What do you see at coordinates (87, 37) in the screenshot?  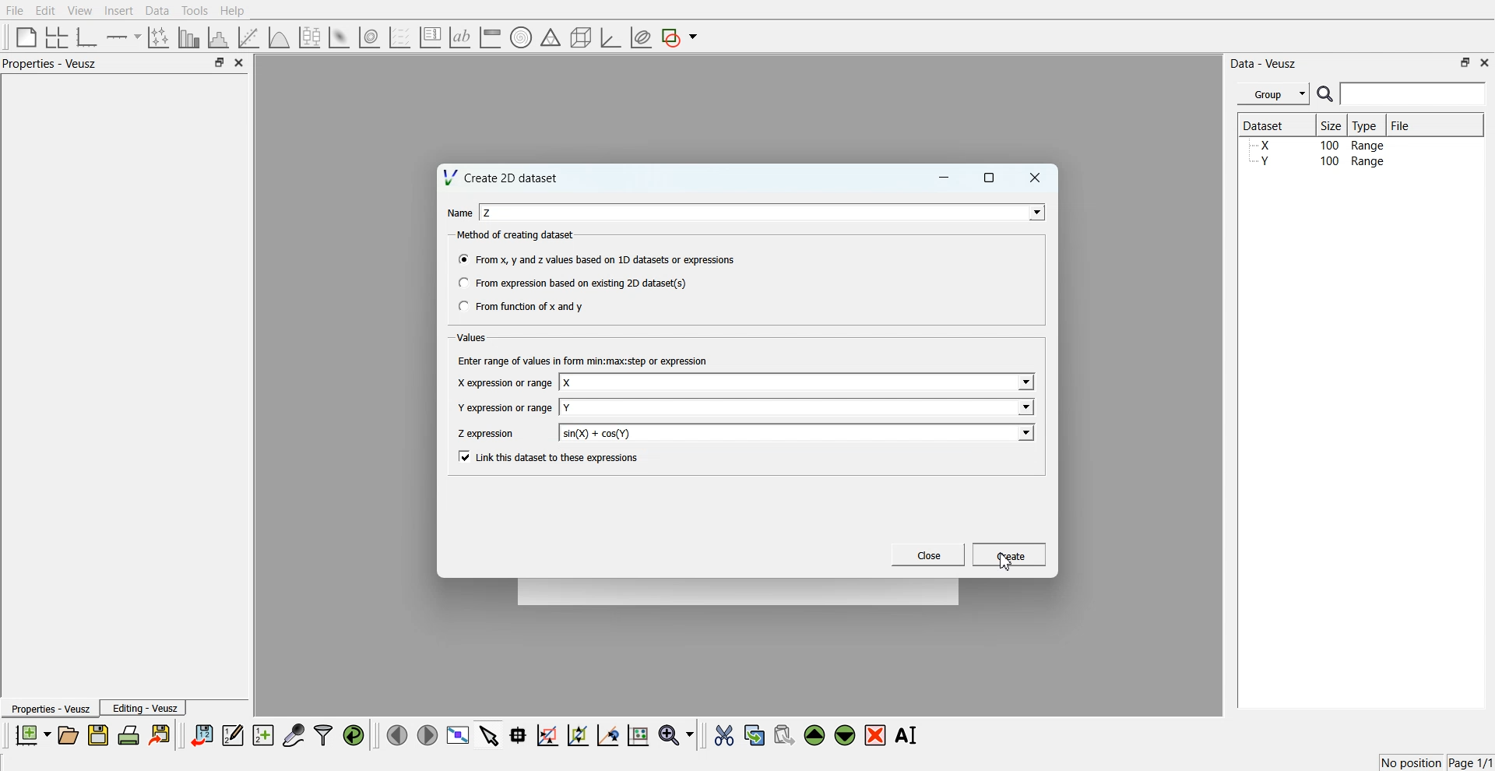 I see `Base Graph` at bounding box center [87, 37].